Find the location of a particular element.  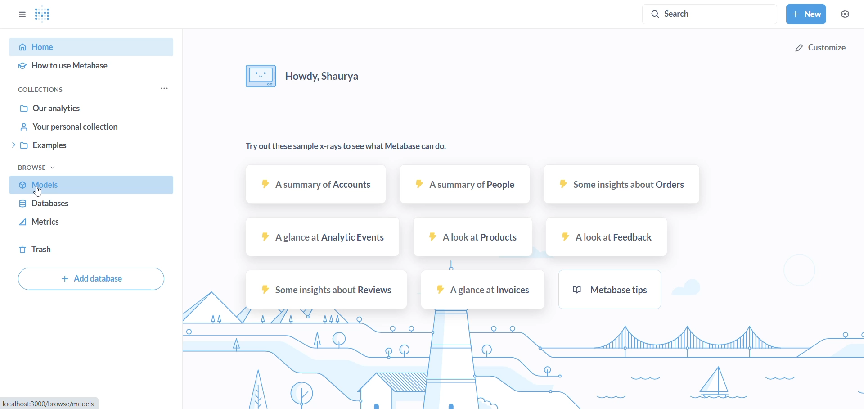

Howdy, Shaurya is located at coordinates (307, 76).